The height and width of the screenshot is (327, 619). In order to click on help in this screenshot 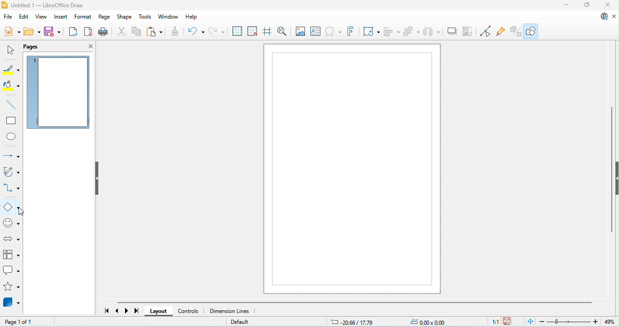, I will do `click(192, 17)`.